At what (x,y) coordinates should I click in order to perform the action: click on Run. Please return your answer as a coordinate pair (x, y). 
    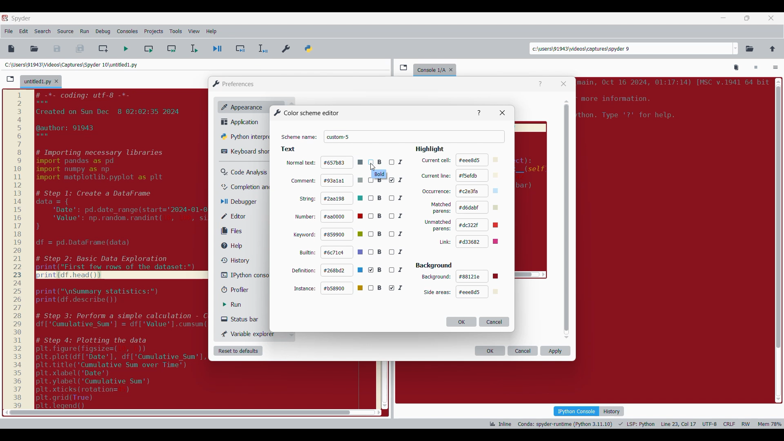
    Looking at the image, I should click on (238, 305).